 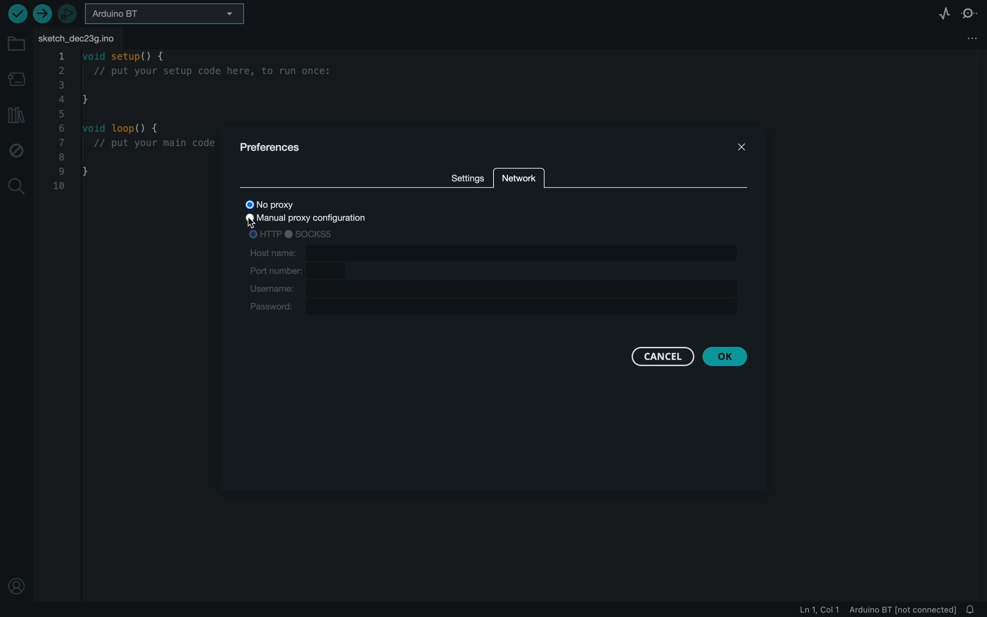 What do you see at coordinates (132, 123) in the screenshot?
I see `code` at bounding box center [132, 123].